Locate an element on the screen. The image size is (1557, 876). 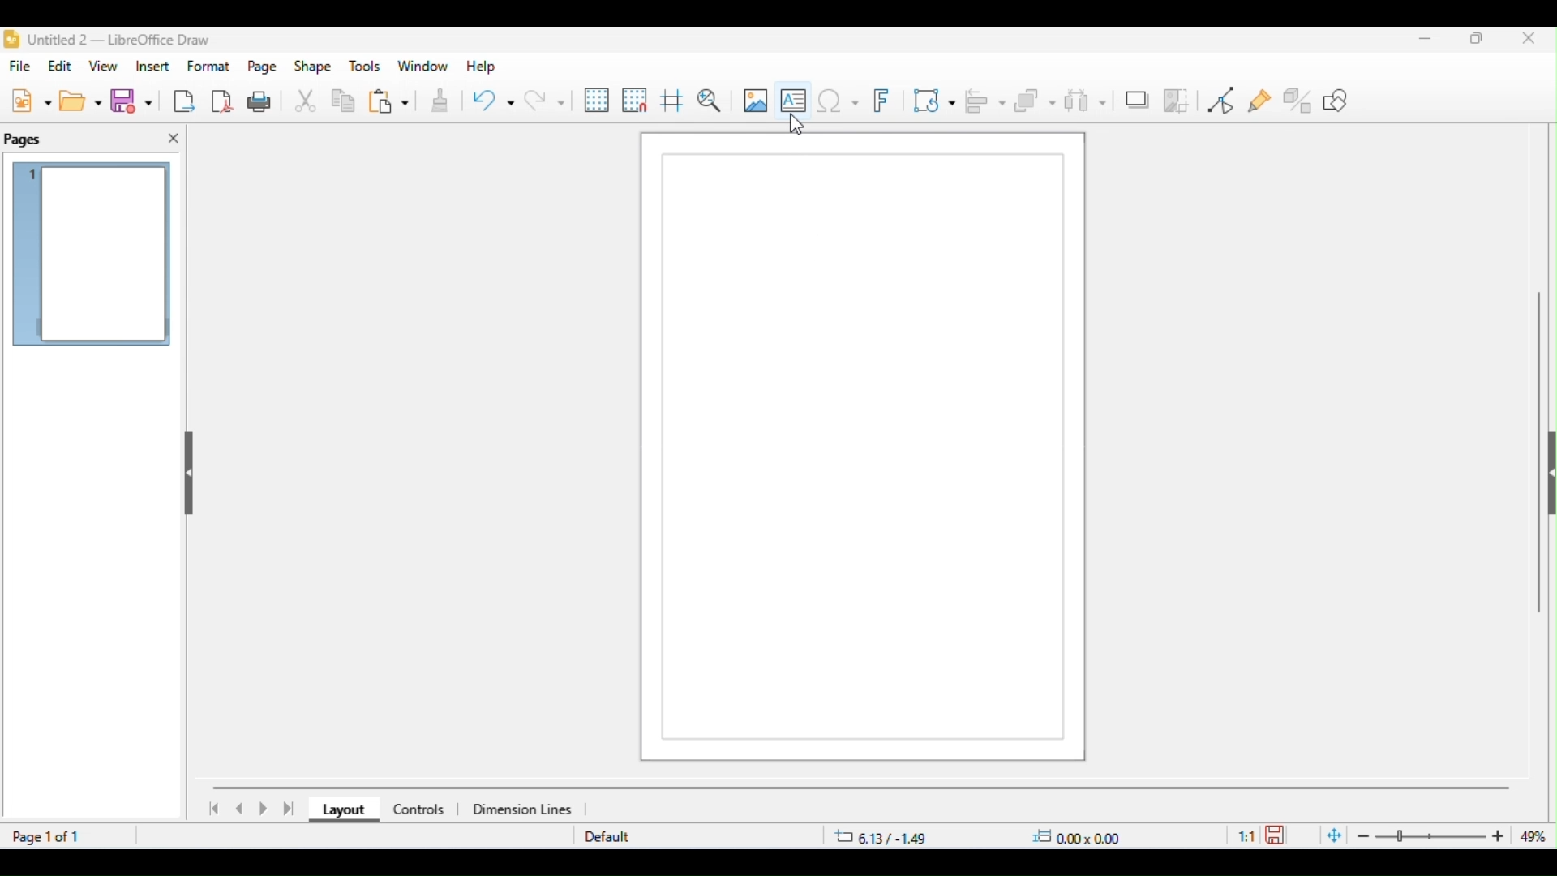
shape is located at coordinates (313, 67).